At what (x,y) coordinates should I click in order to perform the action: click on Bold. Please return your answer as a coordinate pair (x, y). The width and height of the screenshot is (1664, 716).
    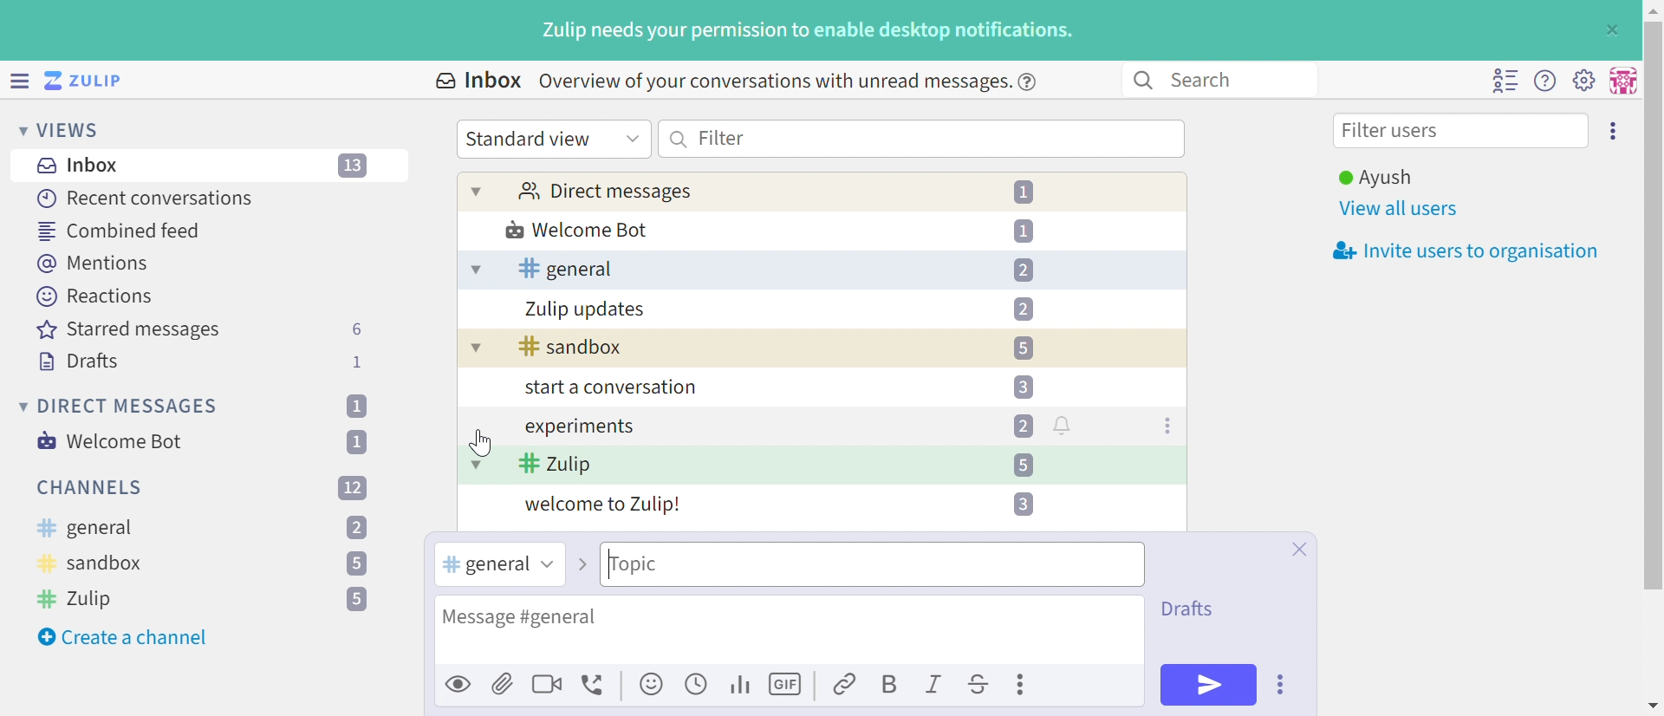
    Looking at the image, I should click on (888, 686).